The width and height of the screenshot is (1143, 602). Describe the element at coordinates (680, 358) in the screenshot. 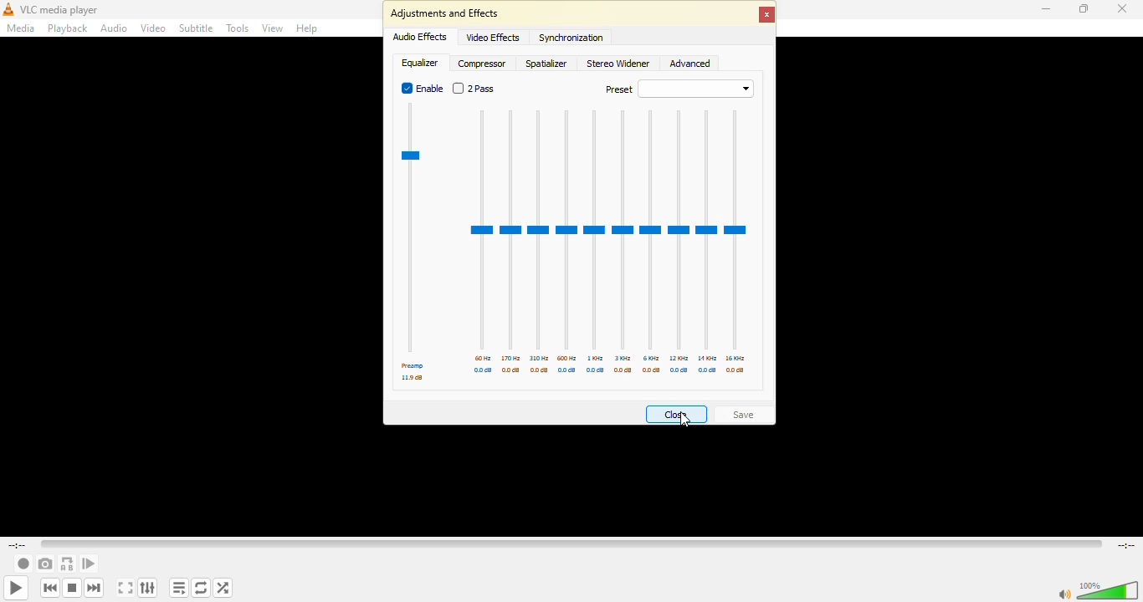

I see `12 khz` at that location.